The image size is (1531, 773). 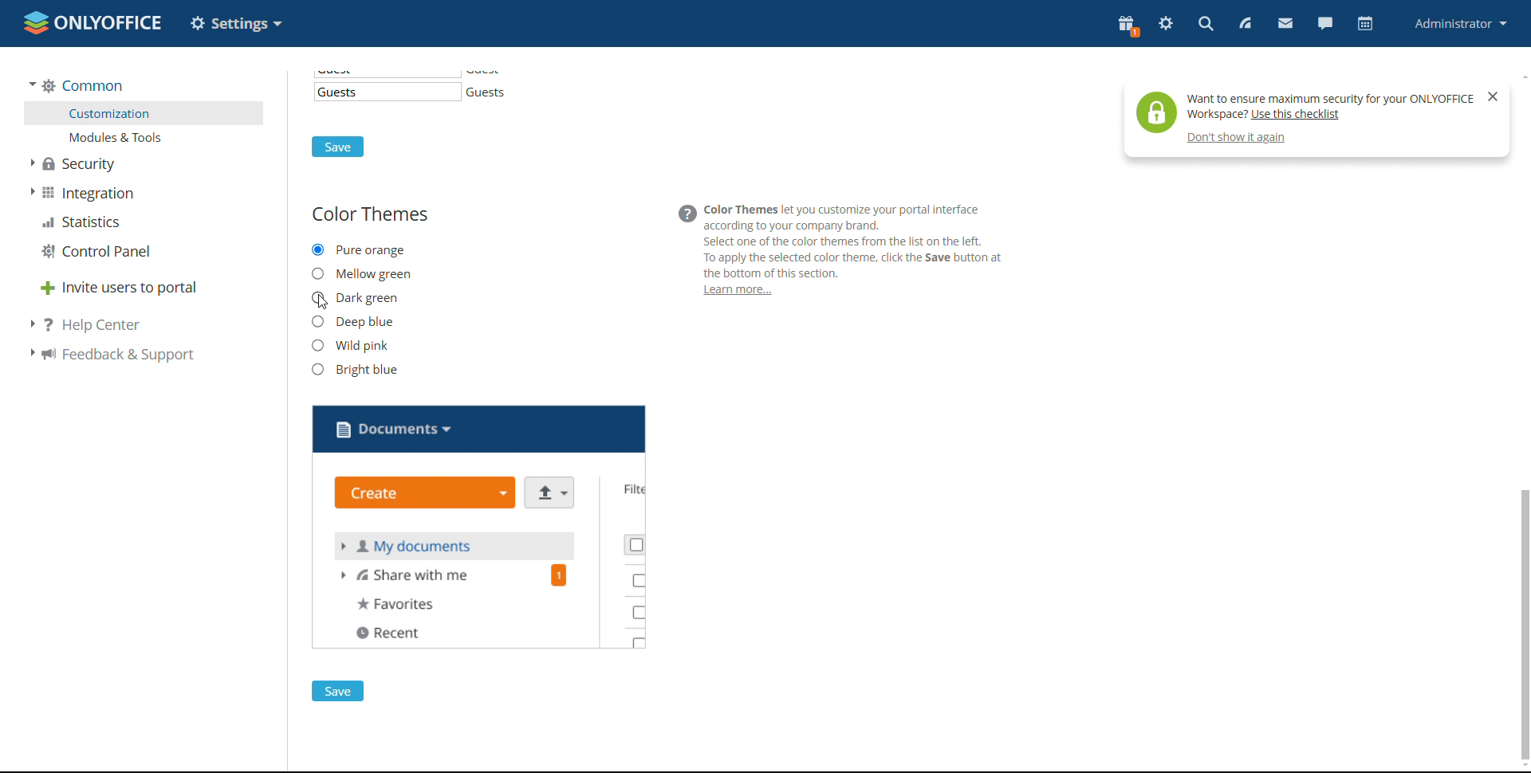 What do you see at coordinates (1521, 74) in the screenshot?
I see `scroll up` at bounding box center [1521, 74].